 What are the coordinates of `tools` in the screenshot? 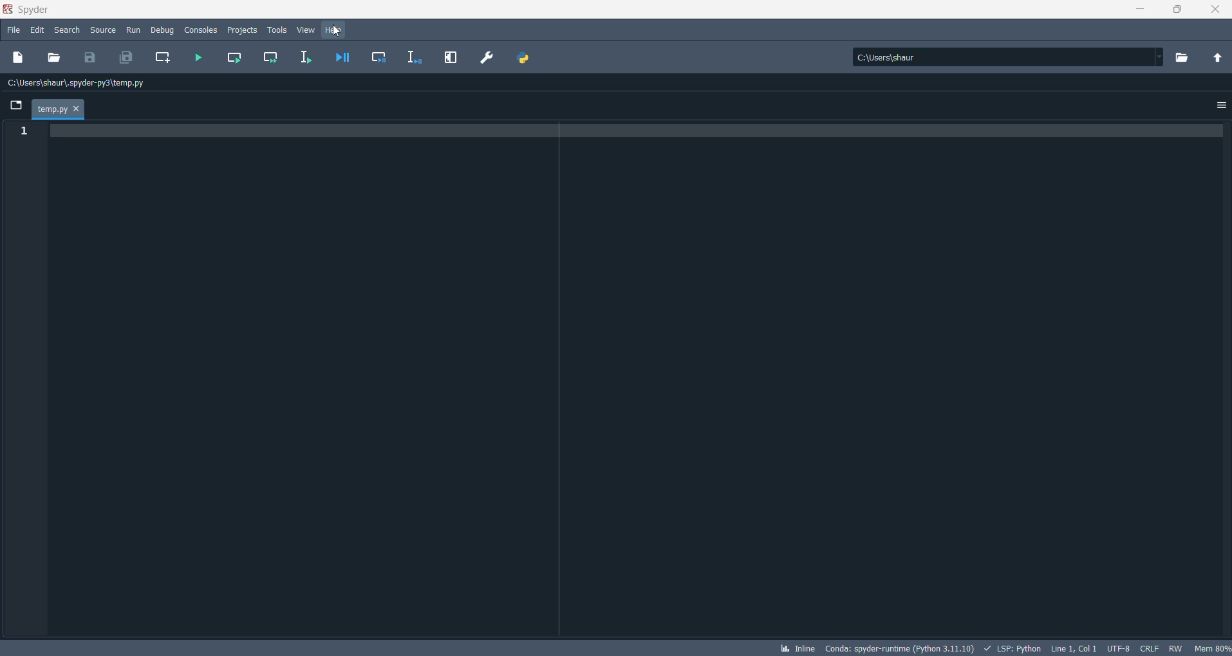 It's located at (277, 29).